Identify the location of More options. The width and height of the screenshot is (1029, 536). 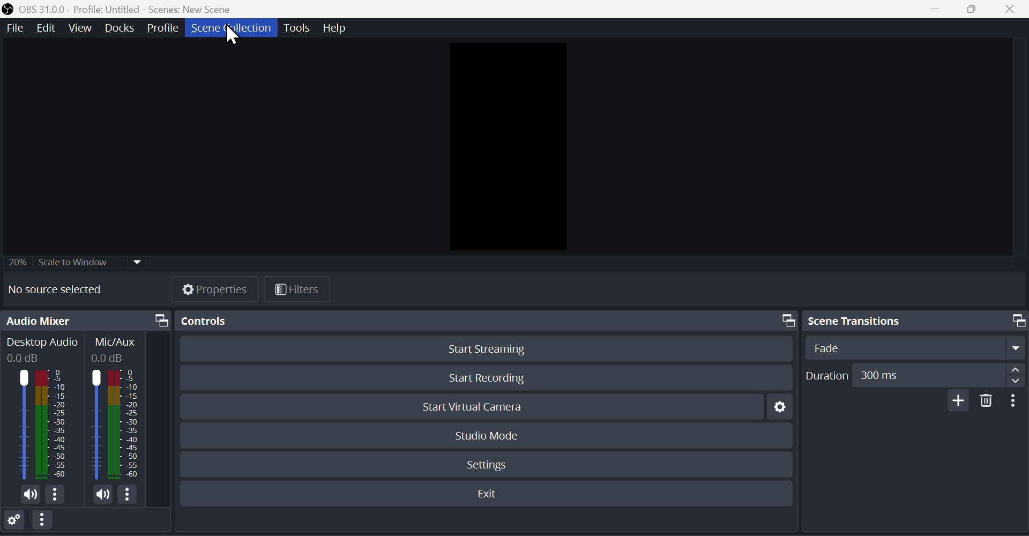
(48, 523).